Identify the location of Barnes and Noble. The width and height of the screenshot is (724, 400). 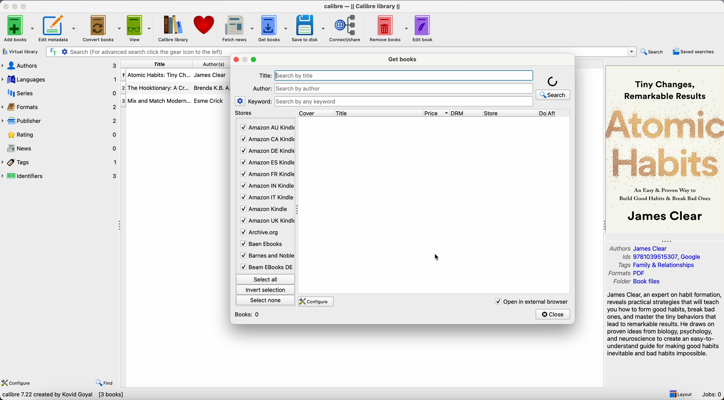
(265, 257).